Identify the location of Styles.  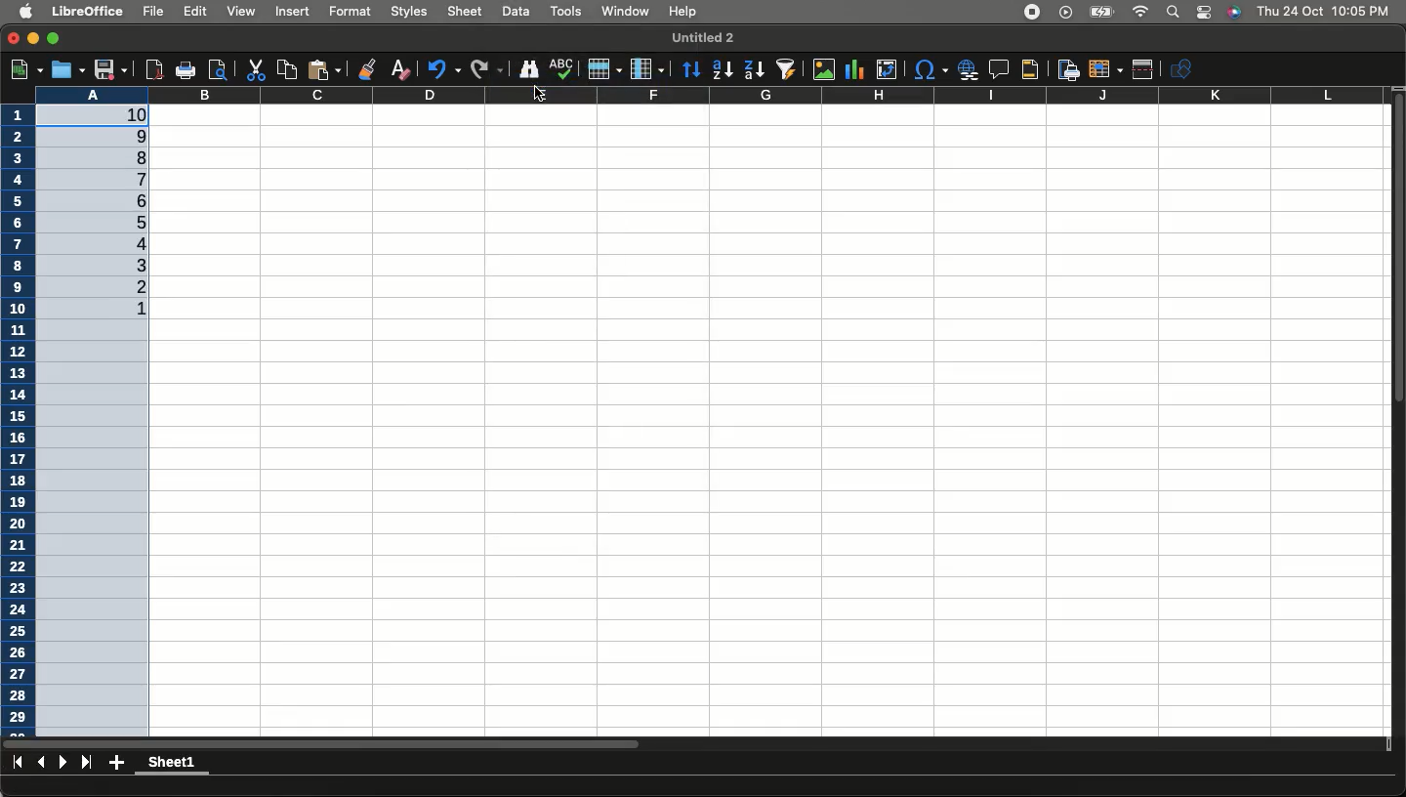
(410, 13).